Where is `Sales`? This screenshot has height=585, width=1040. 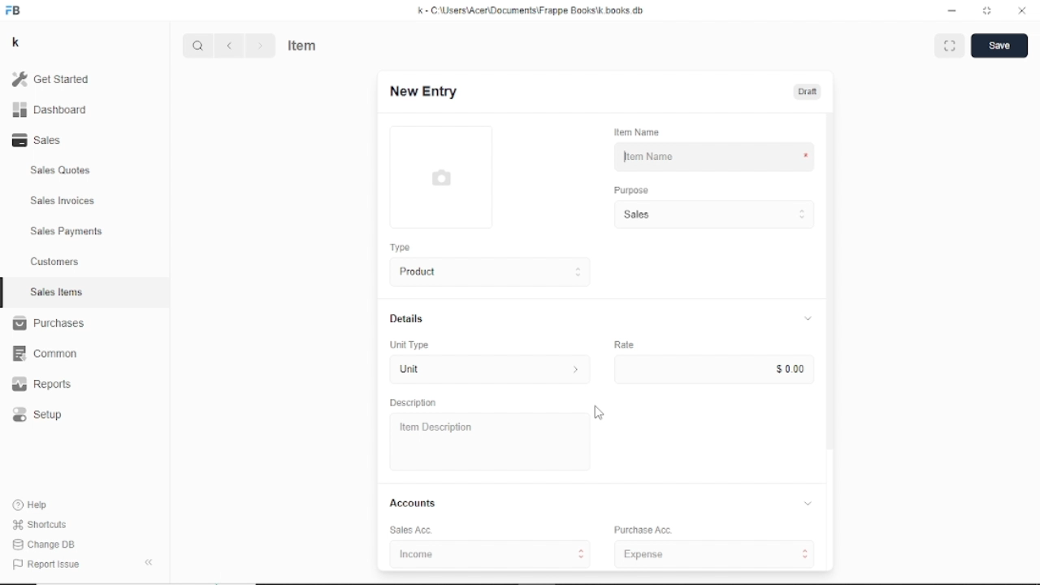 Sales is located at coordinates (41, 140).